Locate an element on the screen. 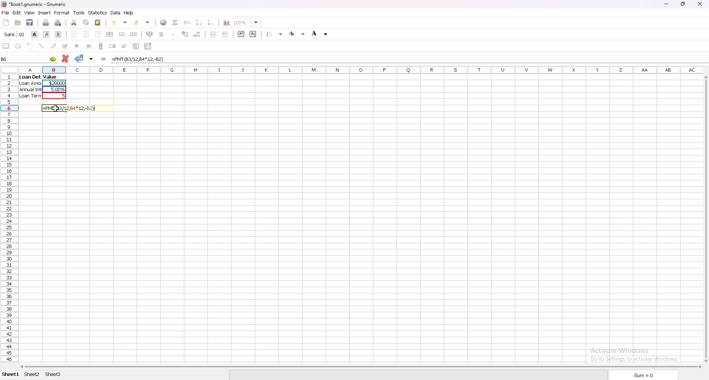 This screenshot has height=380, width=709. open is located at coordinates (18, 22).